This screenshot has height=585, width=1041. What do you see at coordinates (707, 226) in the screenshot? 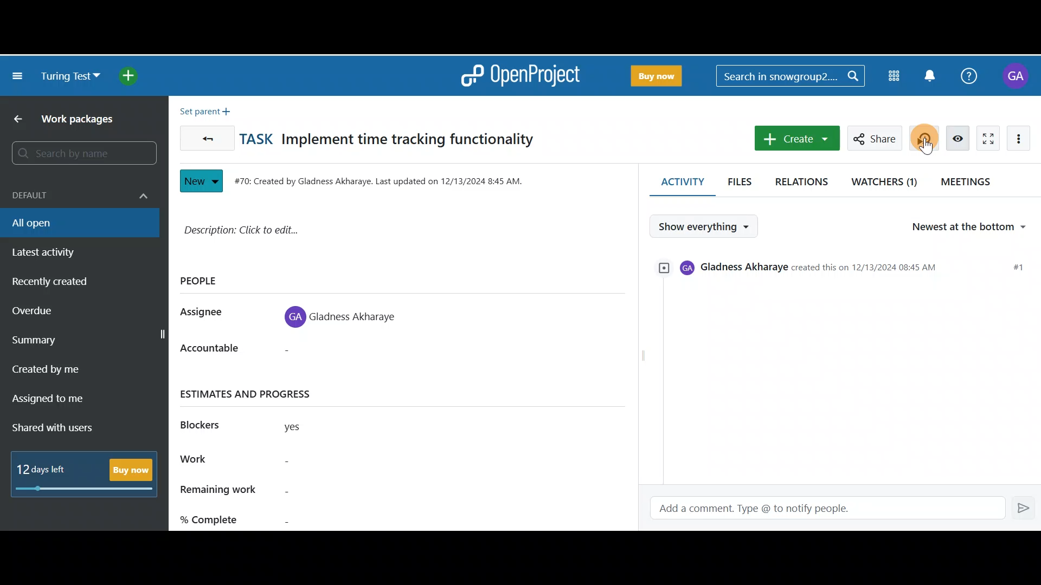
I see `Show everything` at bounding box center [707, 226].